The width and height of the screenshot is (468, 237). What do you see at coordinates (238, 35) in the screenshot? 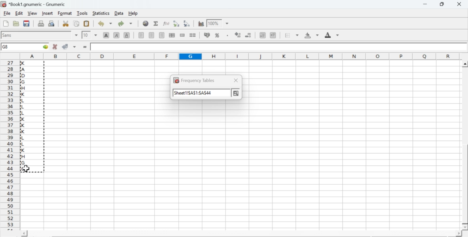
I see `decrease number of decimals displayed` at bounding box center [238, 35].